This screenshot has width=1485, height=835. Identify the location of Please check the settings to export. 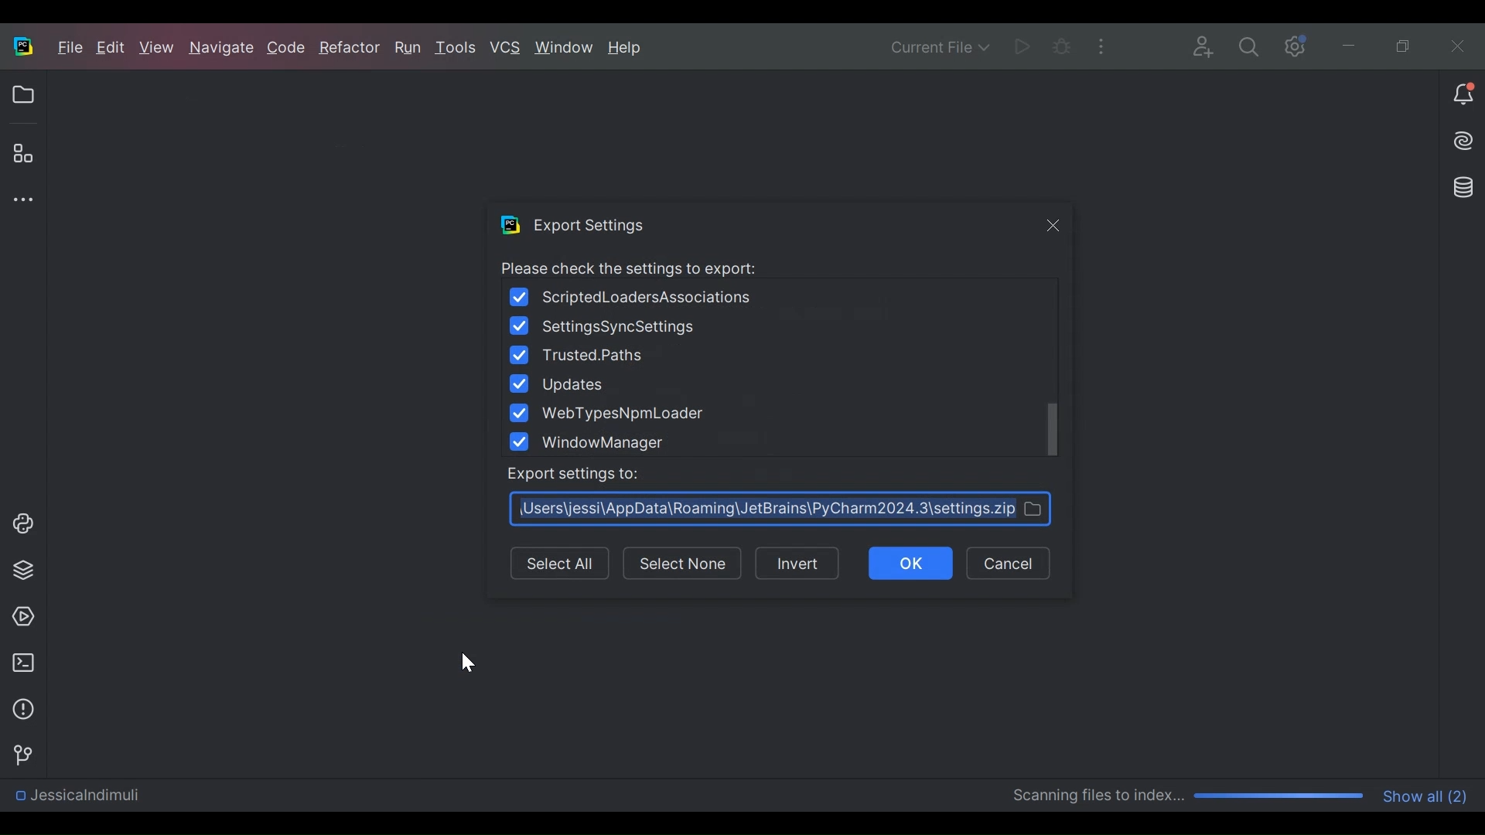
(625, 268).